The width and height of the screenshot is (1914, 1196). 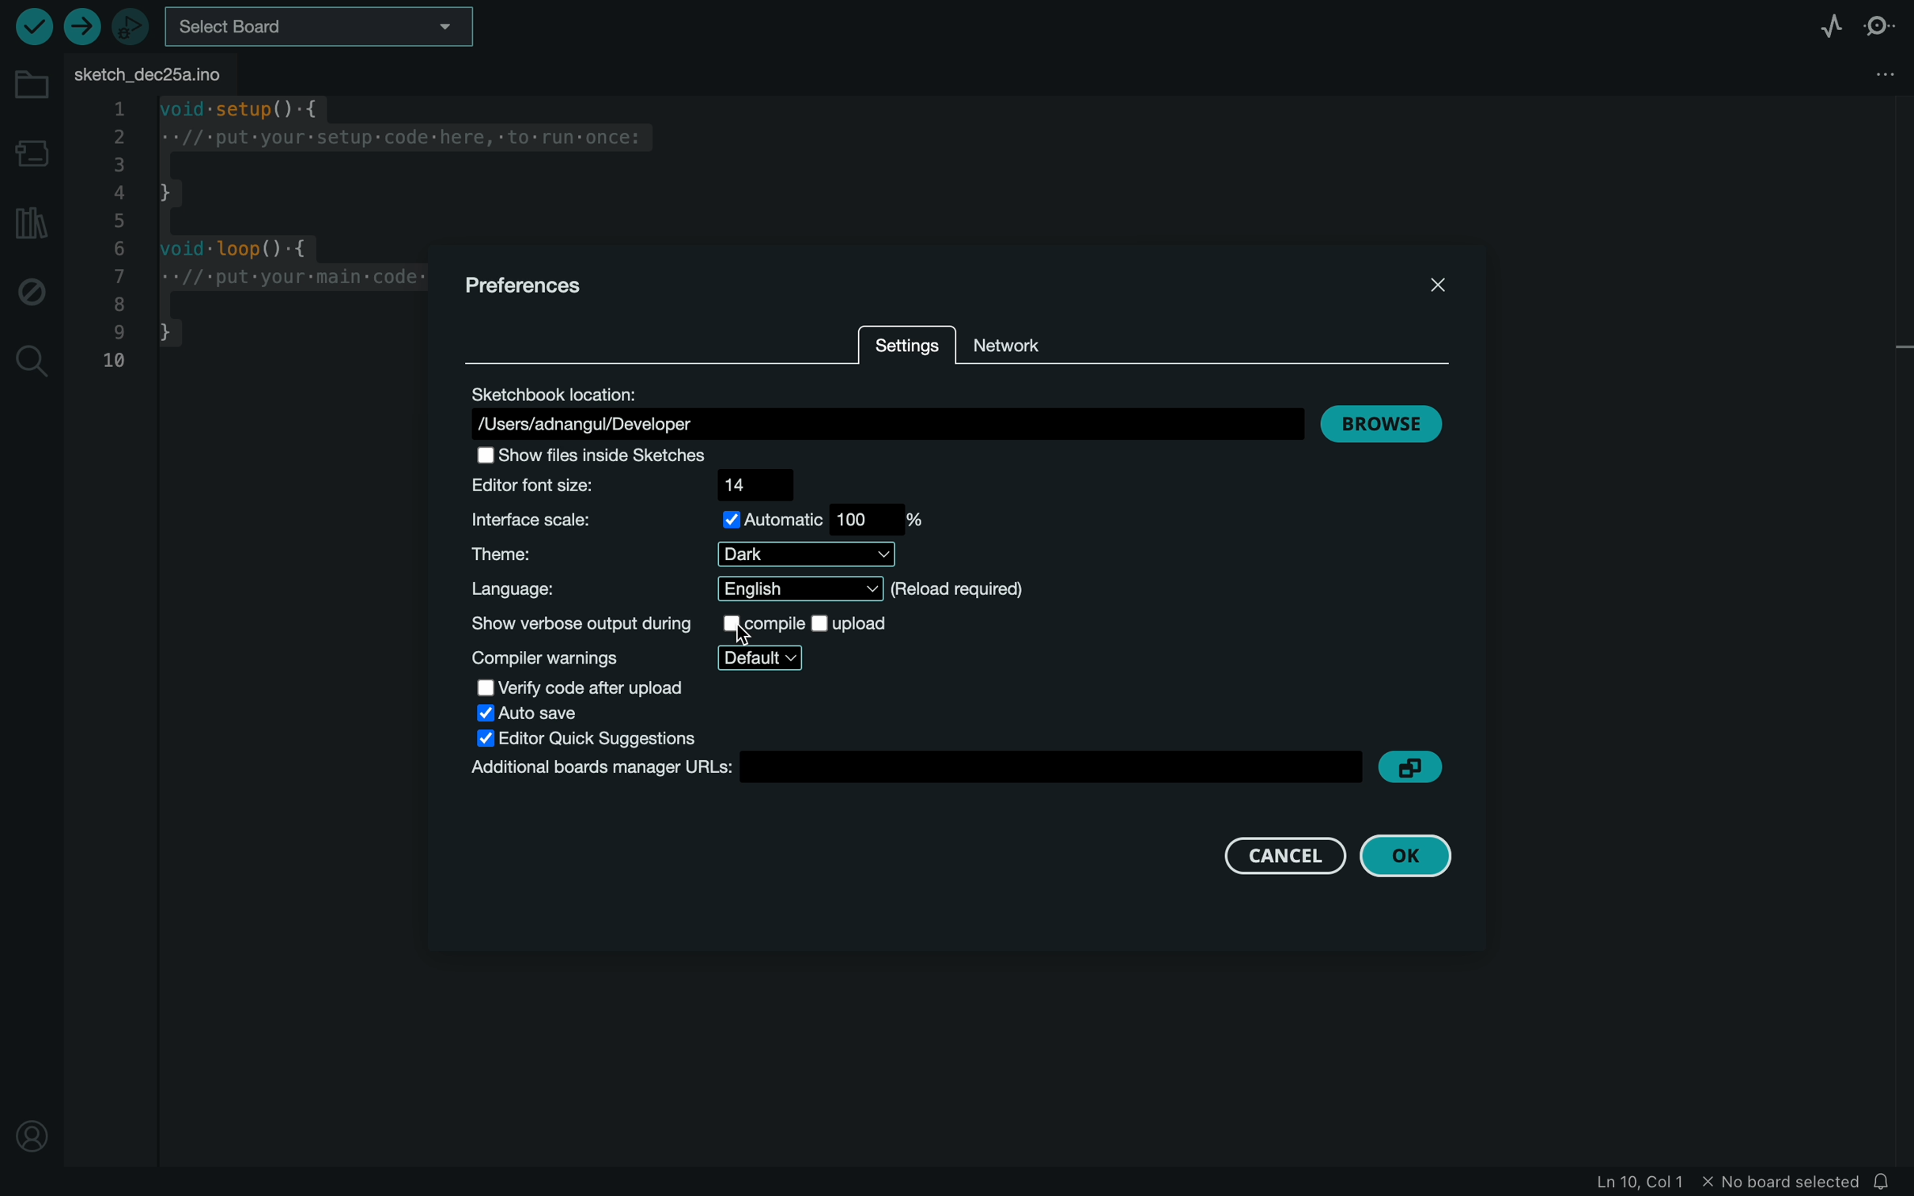 What do you see at coordinates (1413, 767) in the screenshot?
I see `copy` at bounding box center [1413, 767].